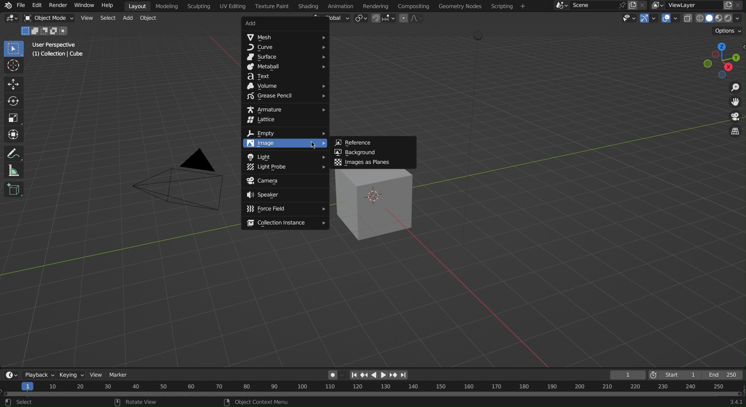 Image resolution: width=746 pixels, height=407 pixels. What do you see at coordinates (12, 19) in the screenshot?
I see `Editor Type` at bounding box center [12, 19].